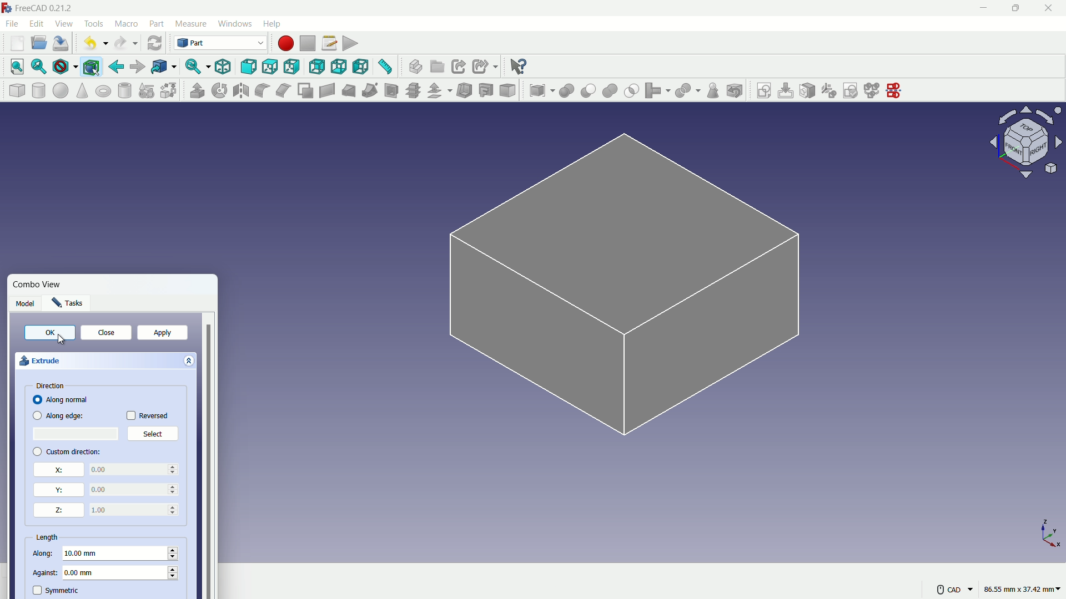 The image size is (1066, 599). I want to click on compound tool, so click(542, 92).